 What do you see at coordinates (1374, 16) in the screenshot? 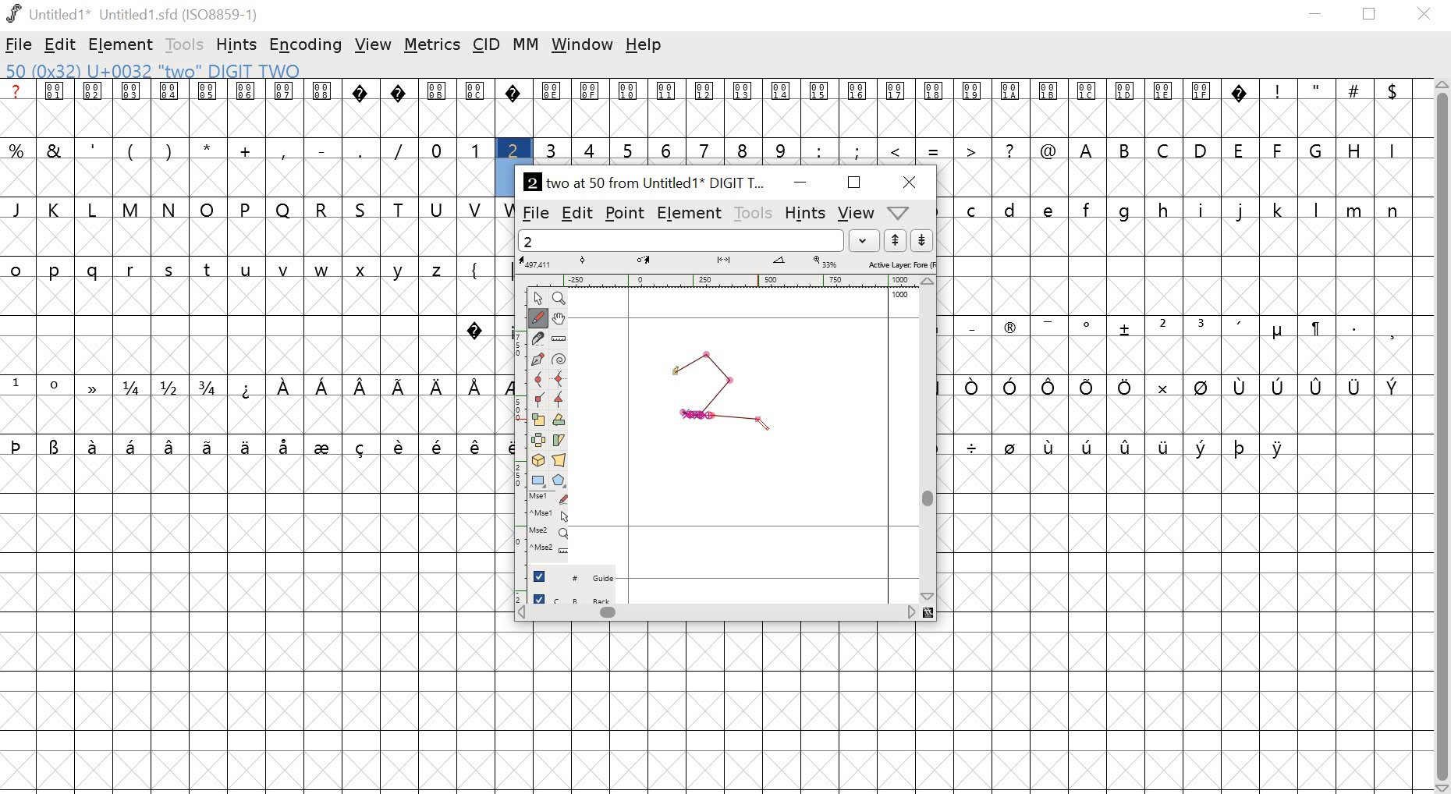
I see `restore down` at bounding box center [1374, 16].